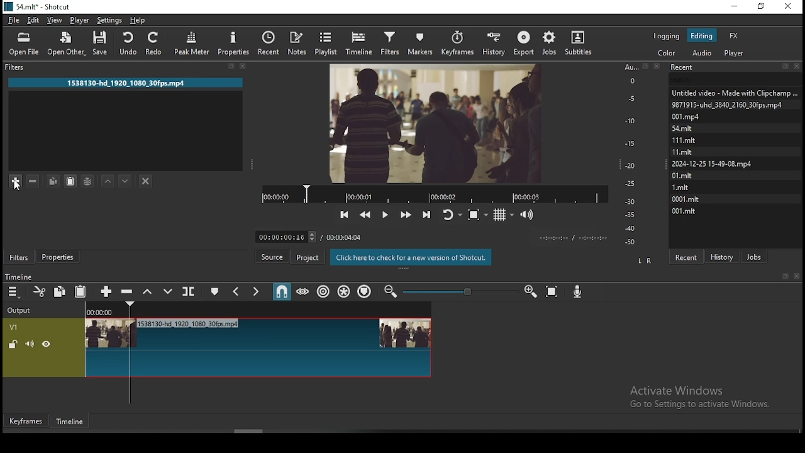 The width and height of the screenshot is (805, 453). What do you see at coordinates (102, 43) in the screenshot?
I see `save` at bounding box center [102, 43].